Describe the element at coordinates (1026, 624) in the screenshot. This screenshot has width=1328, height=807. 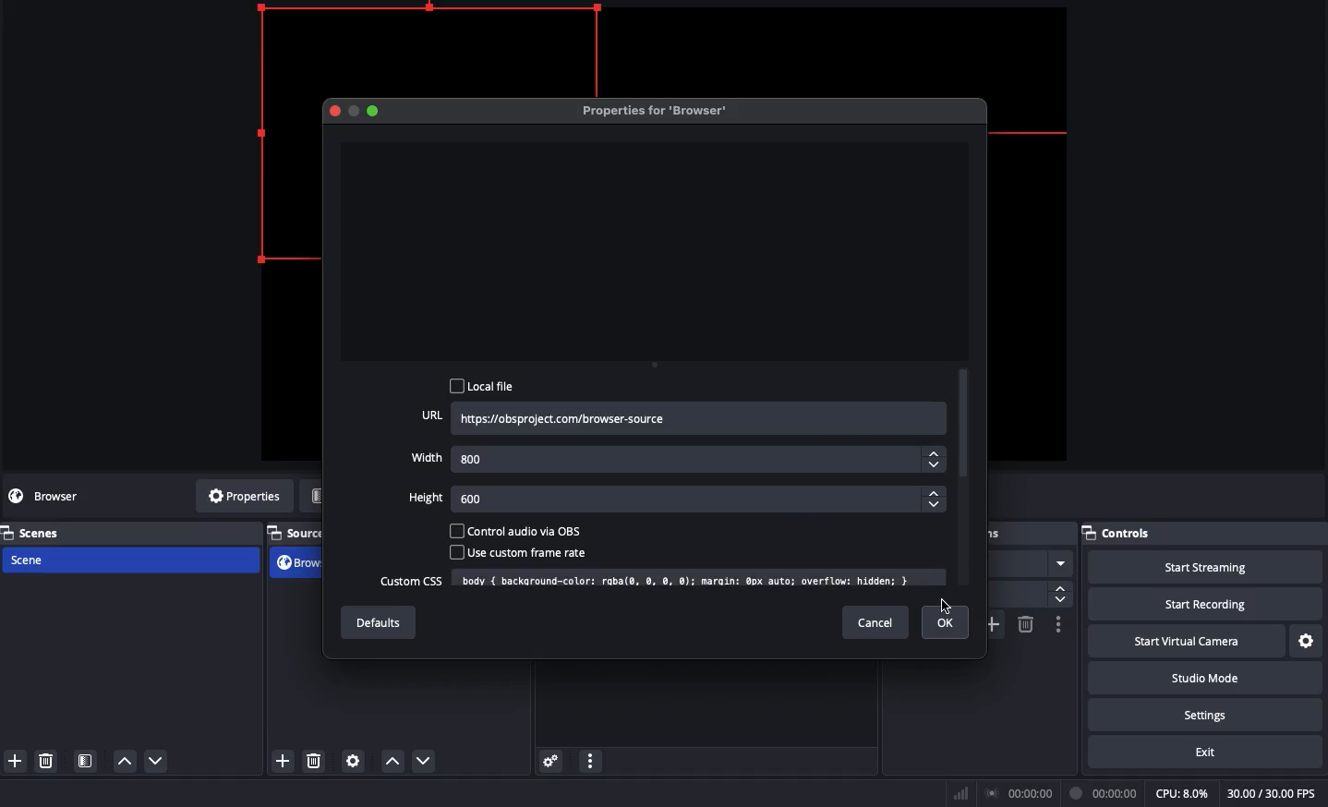
I see `Remove` at that location.